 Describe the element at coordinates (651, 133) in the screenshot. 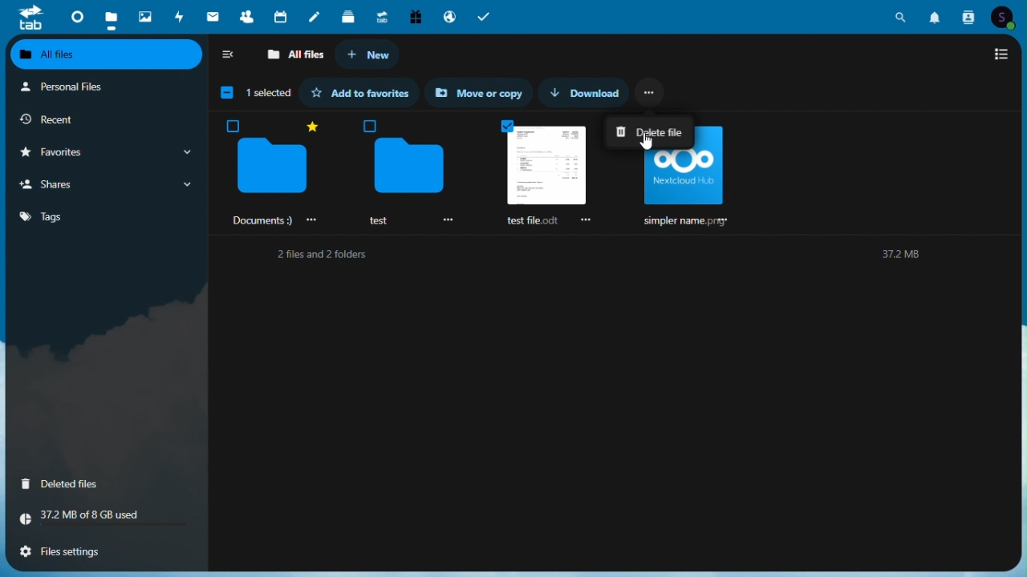

I see `Delete file` at that location.